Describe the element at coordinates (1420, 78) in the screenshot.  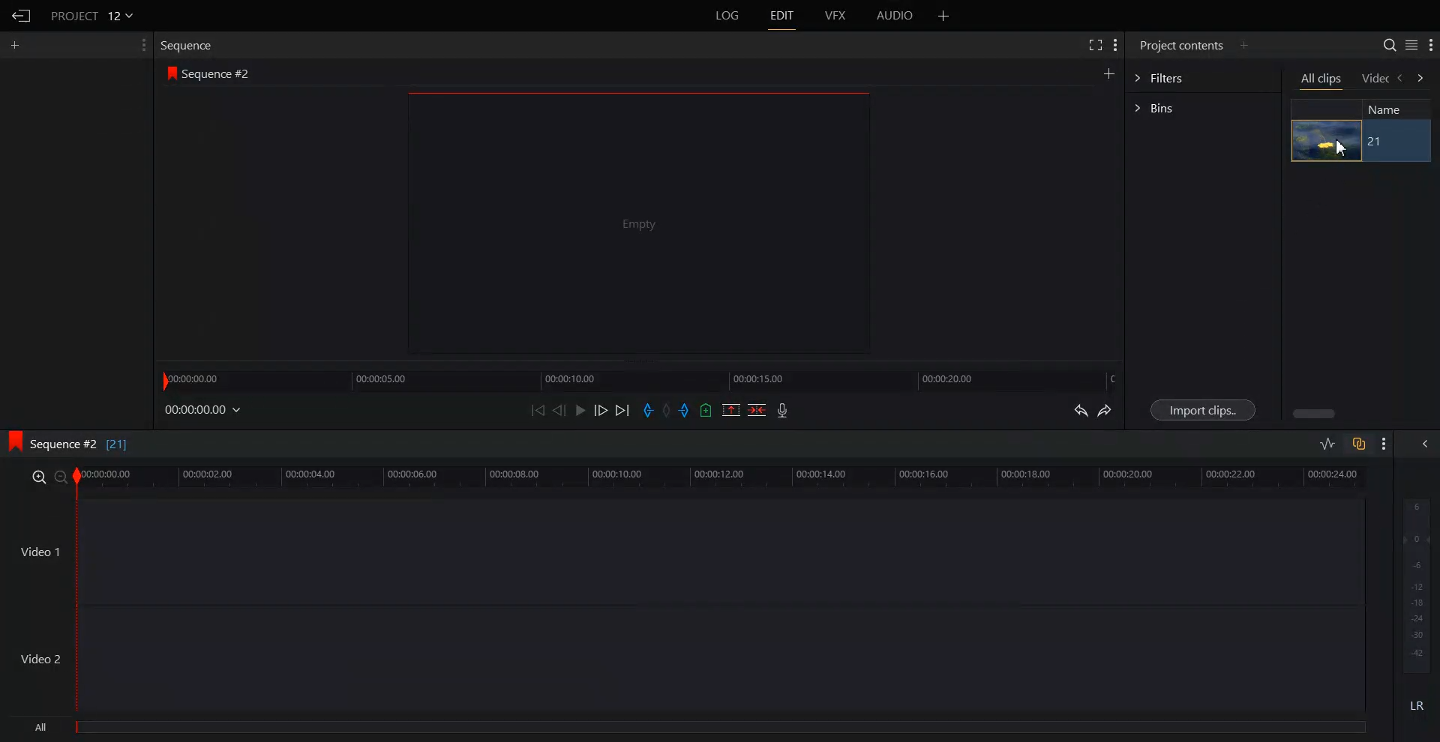
I see `Move forwaars` at that location.